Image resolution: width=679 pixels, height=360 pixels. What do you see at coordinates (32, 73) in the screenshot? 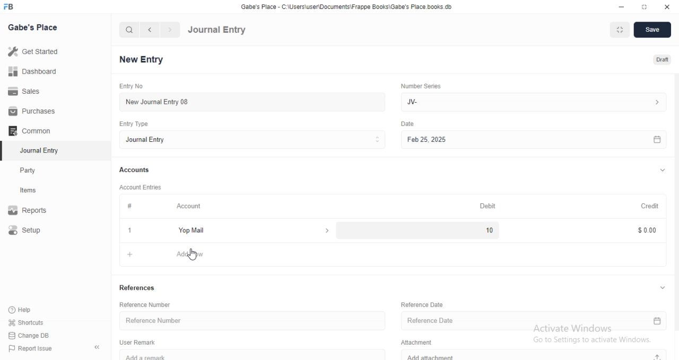
I see `Dashboard` at bounding box center [32, 73].